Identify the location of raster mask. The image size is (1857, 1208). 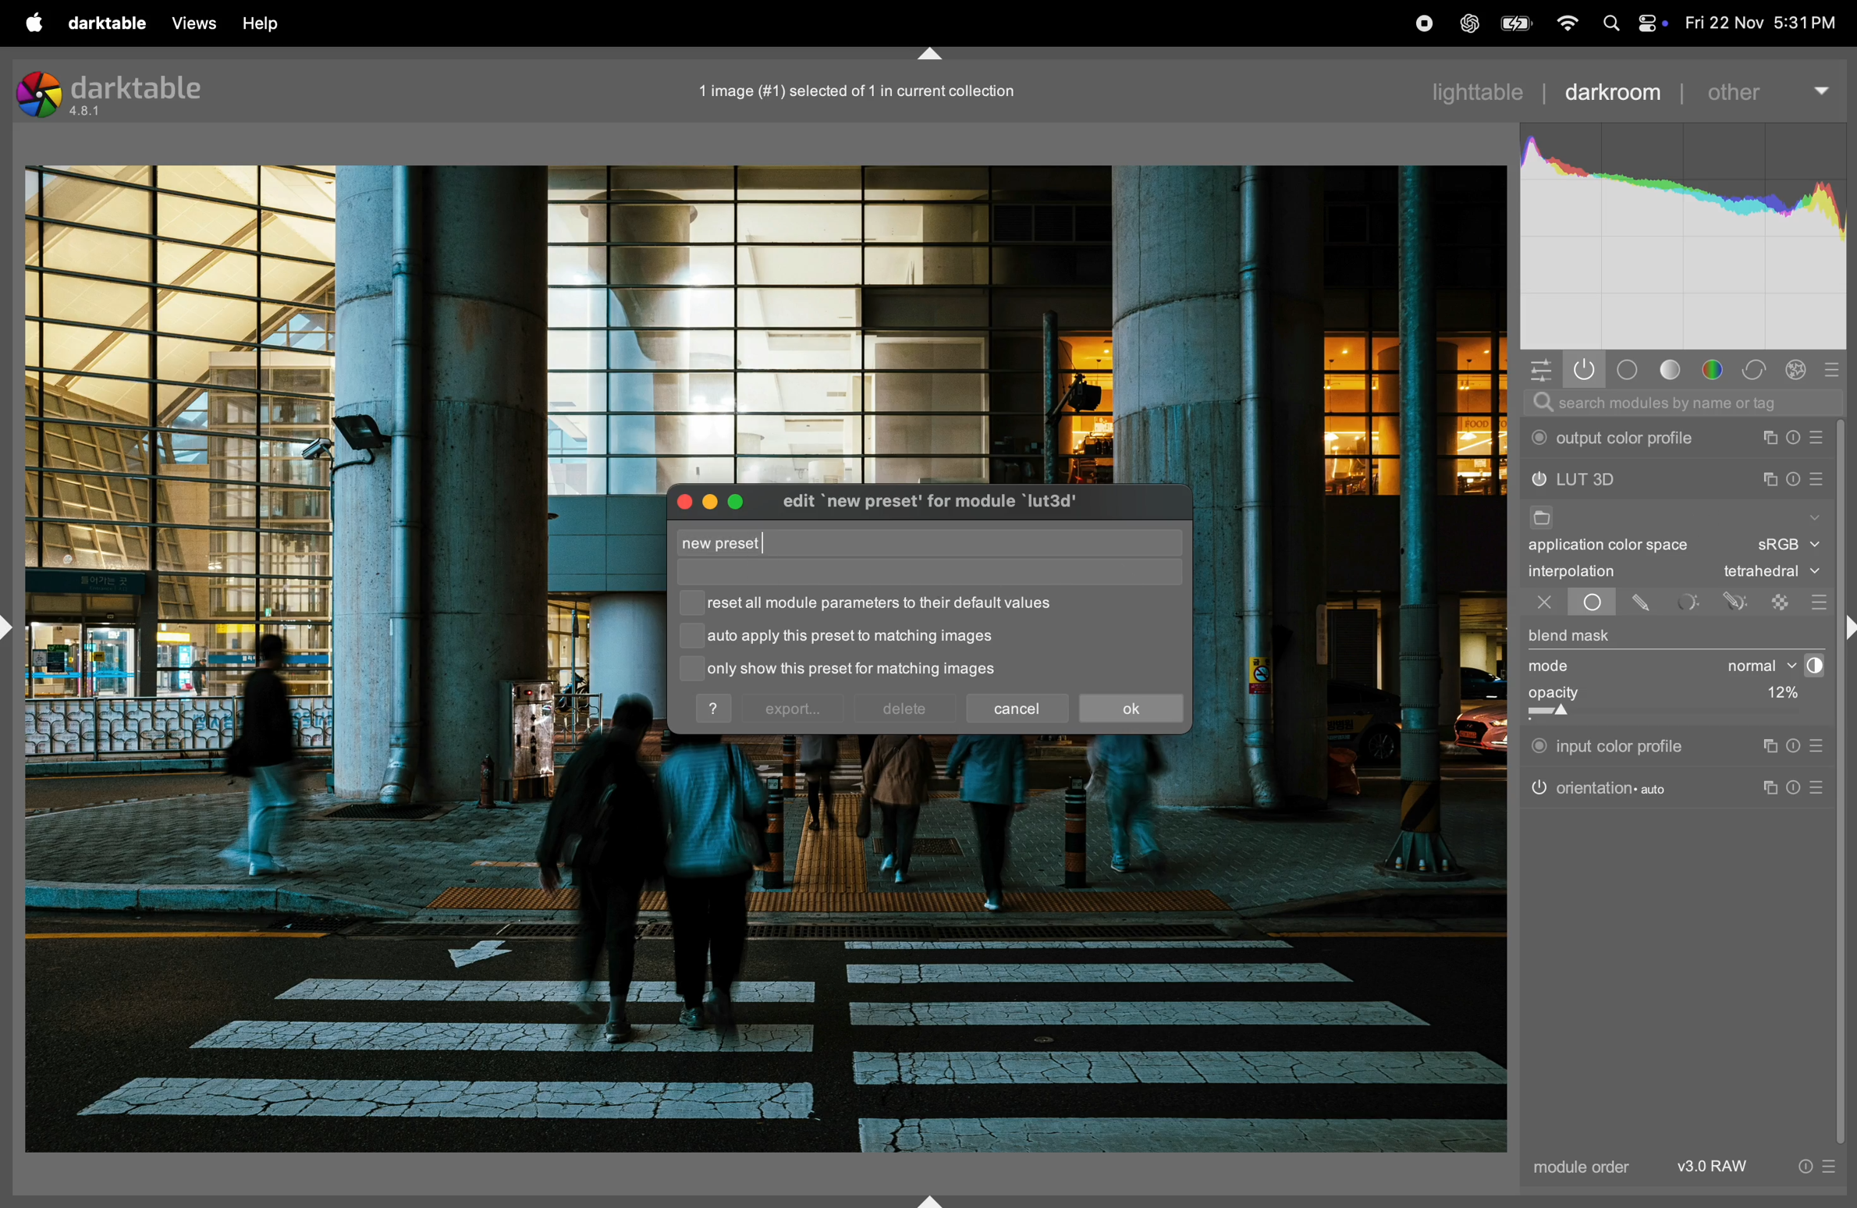
(1782, 601).